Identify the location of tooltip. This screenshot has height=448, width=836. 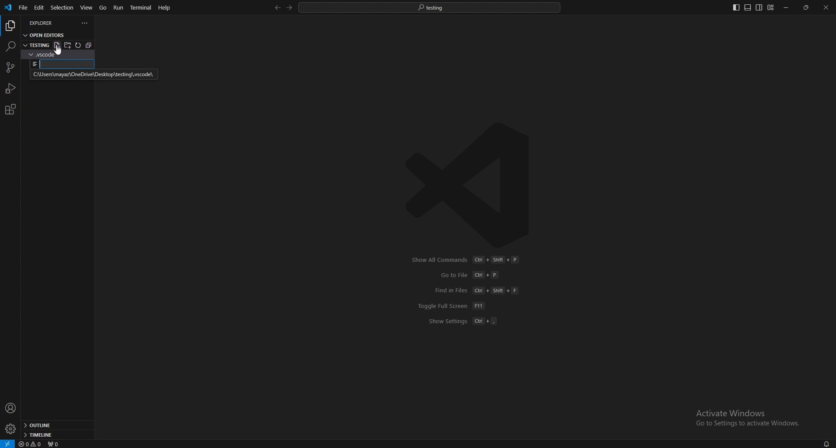
(93, 75).